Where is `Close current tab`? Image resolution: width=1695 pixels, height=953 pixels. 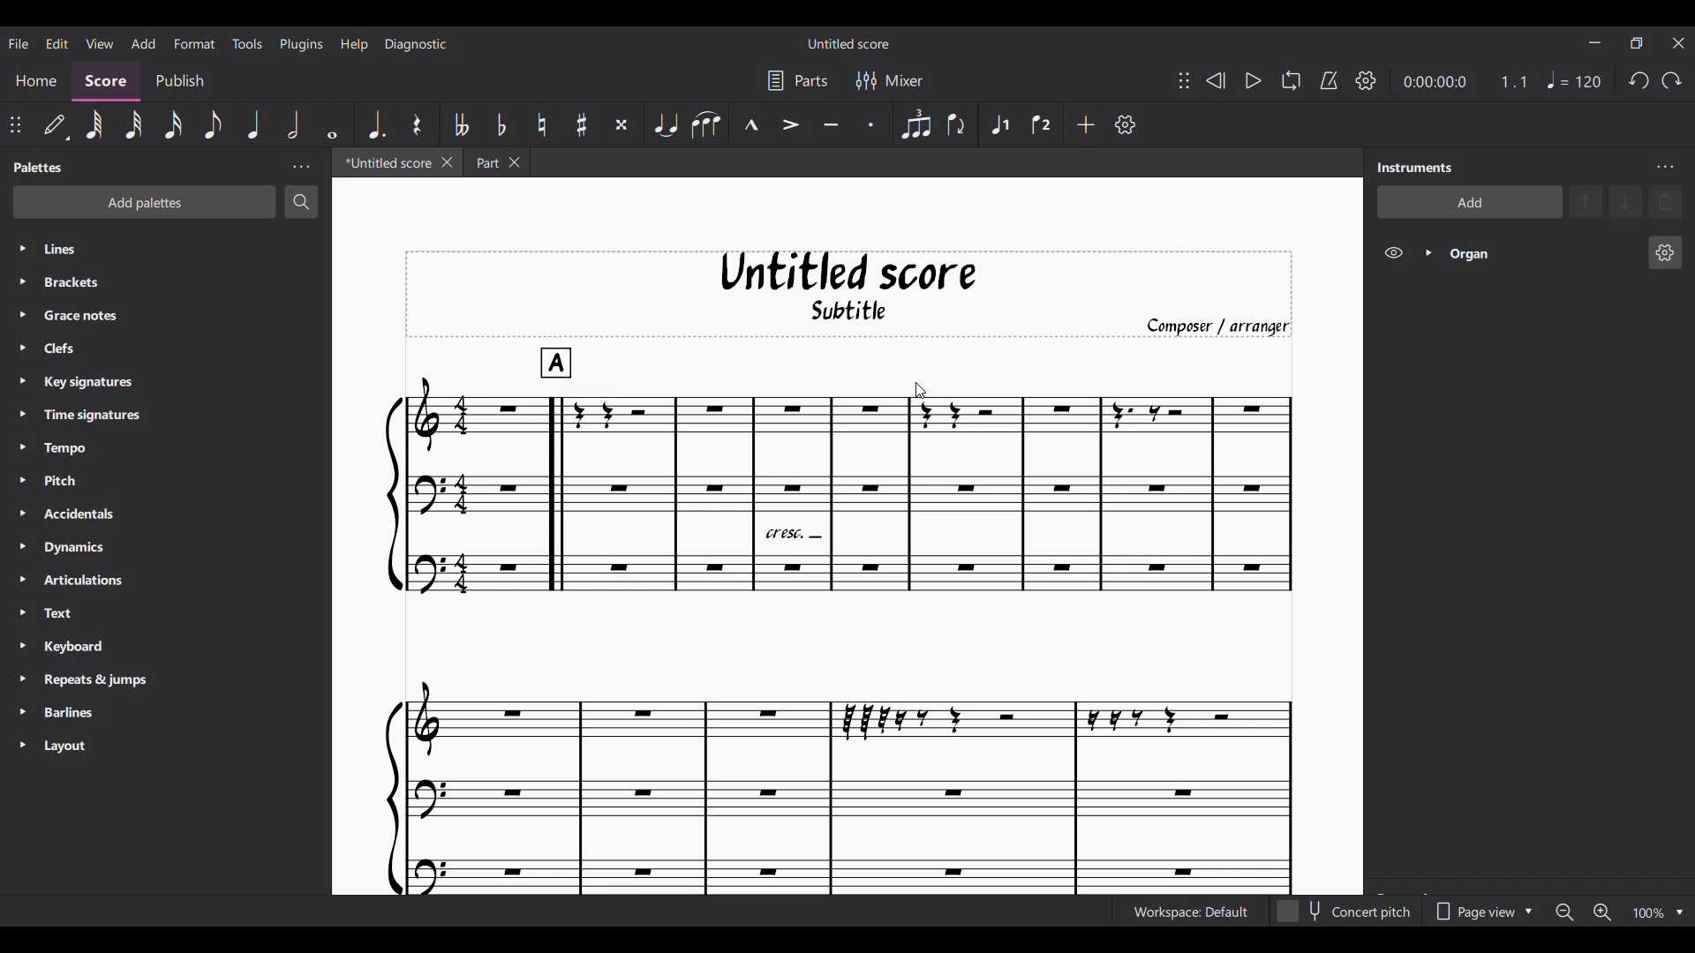
Close current tab is located at coordinates (448, 161).